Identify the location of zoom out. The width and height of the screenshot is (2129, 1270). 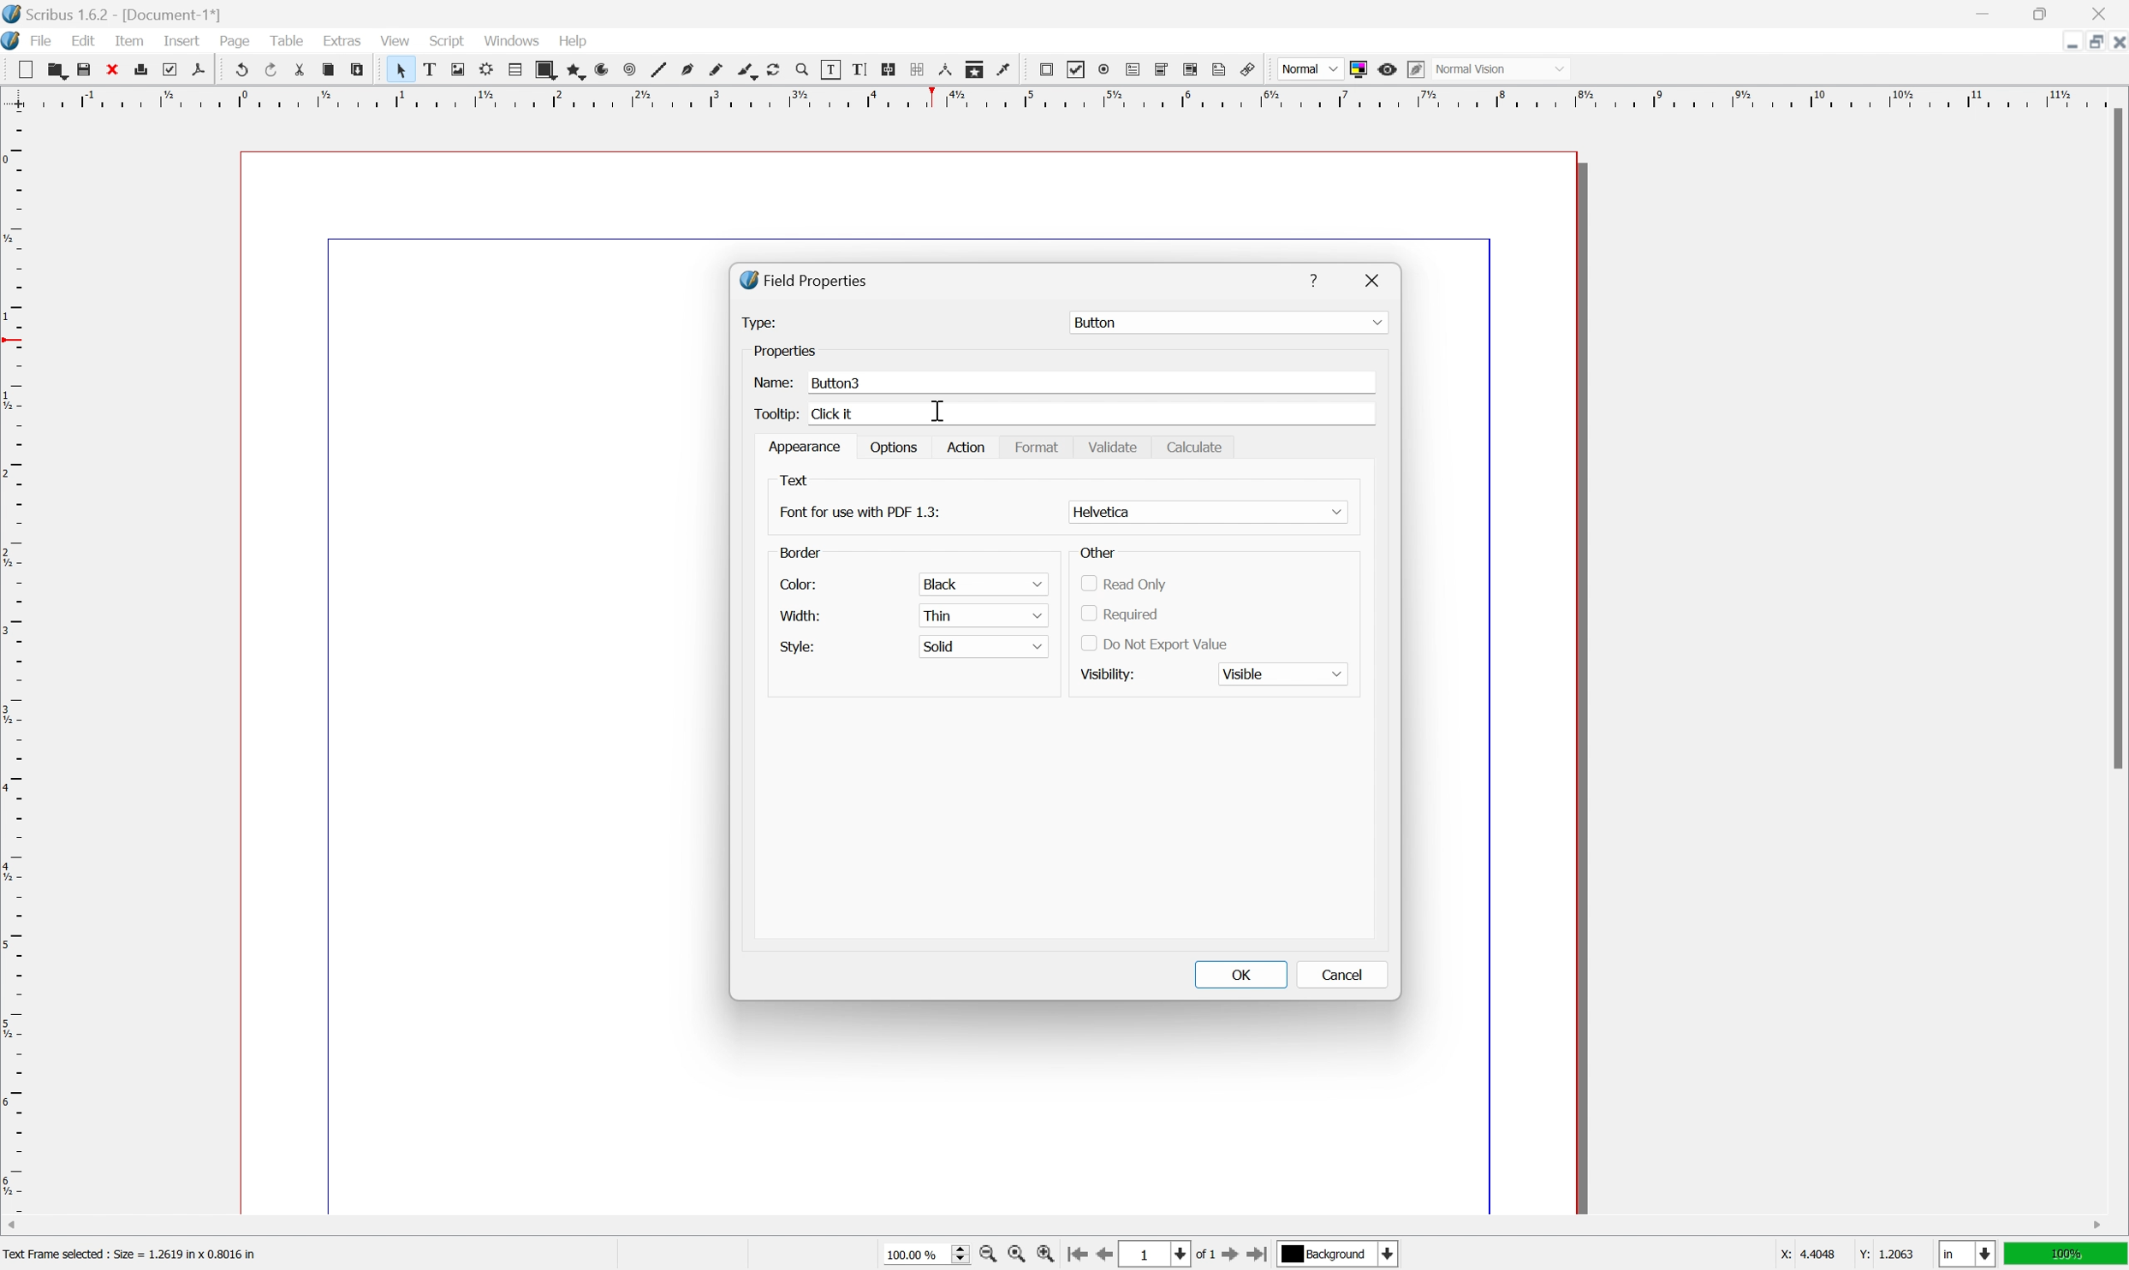
(989, 1255).